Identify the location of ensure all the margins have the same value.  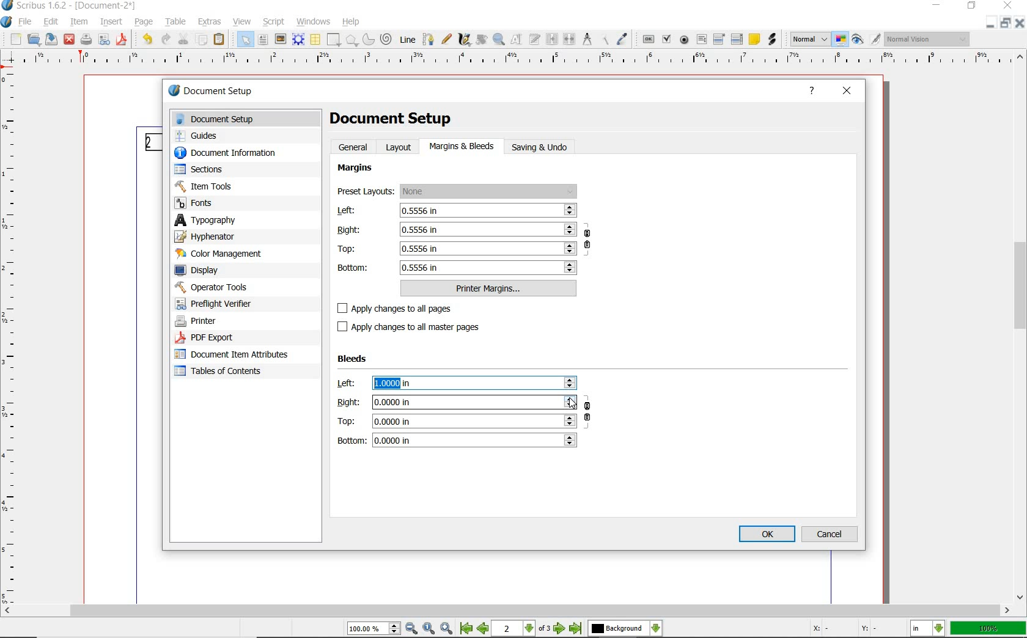
(588, 241).